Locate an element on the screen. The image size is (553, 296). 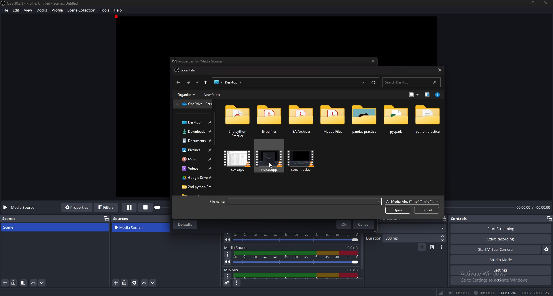
Profile is located at coordinates (57, 10).